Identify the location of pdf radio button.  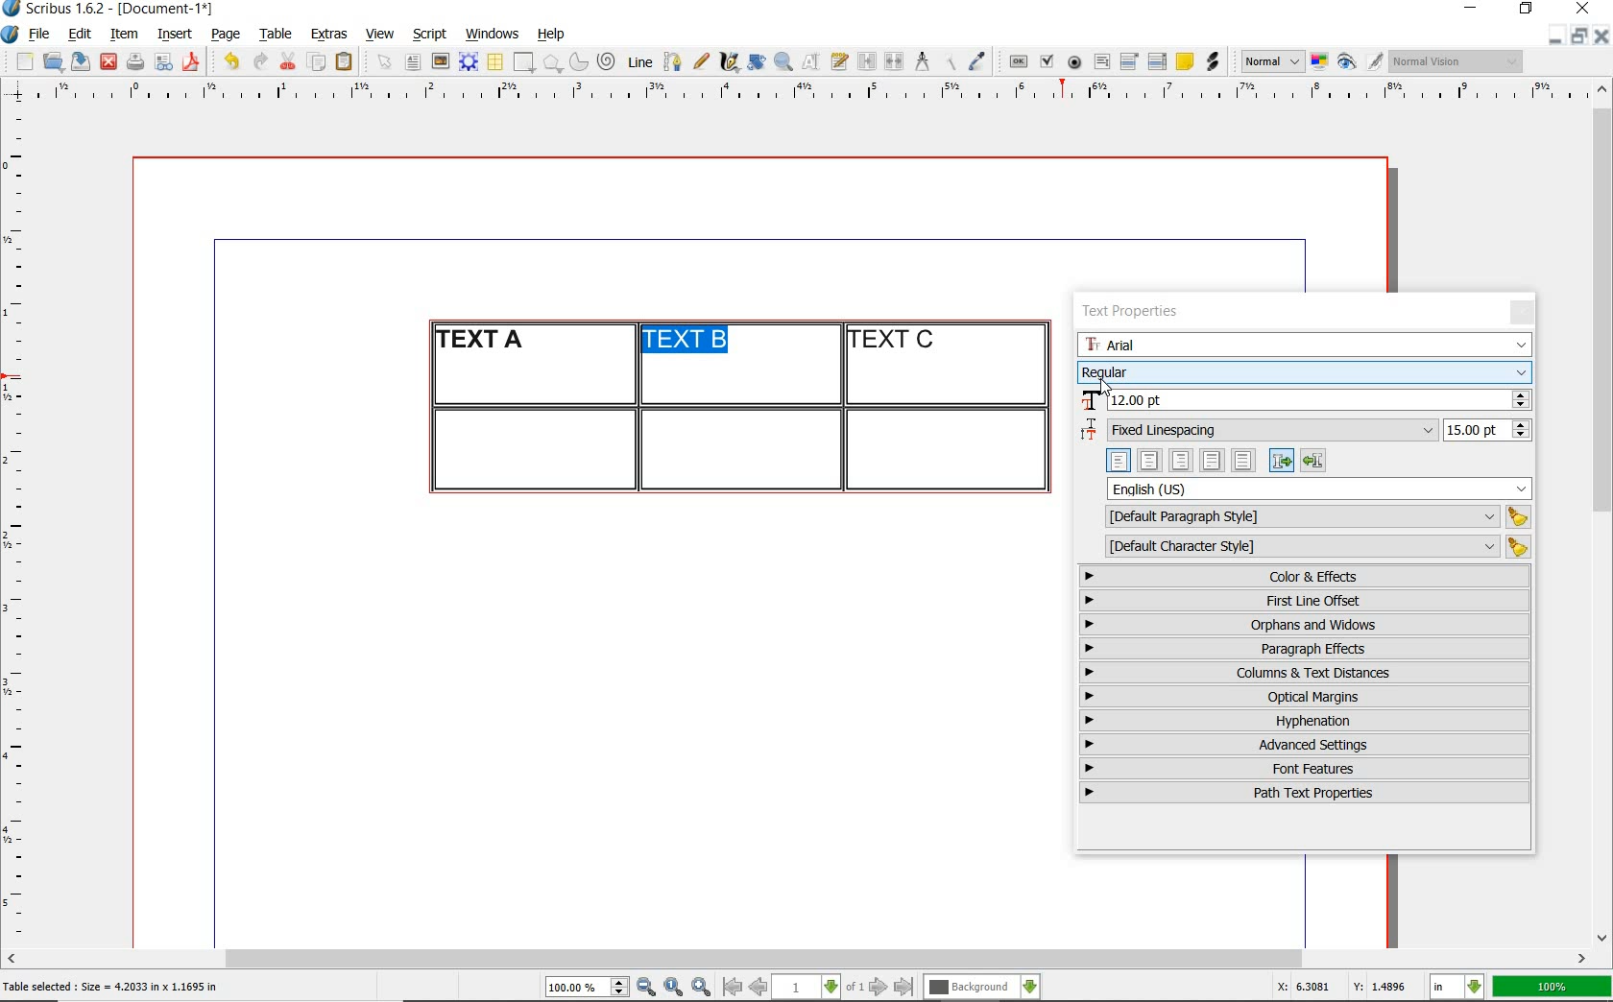
(1074, 64).